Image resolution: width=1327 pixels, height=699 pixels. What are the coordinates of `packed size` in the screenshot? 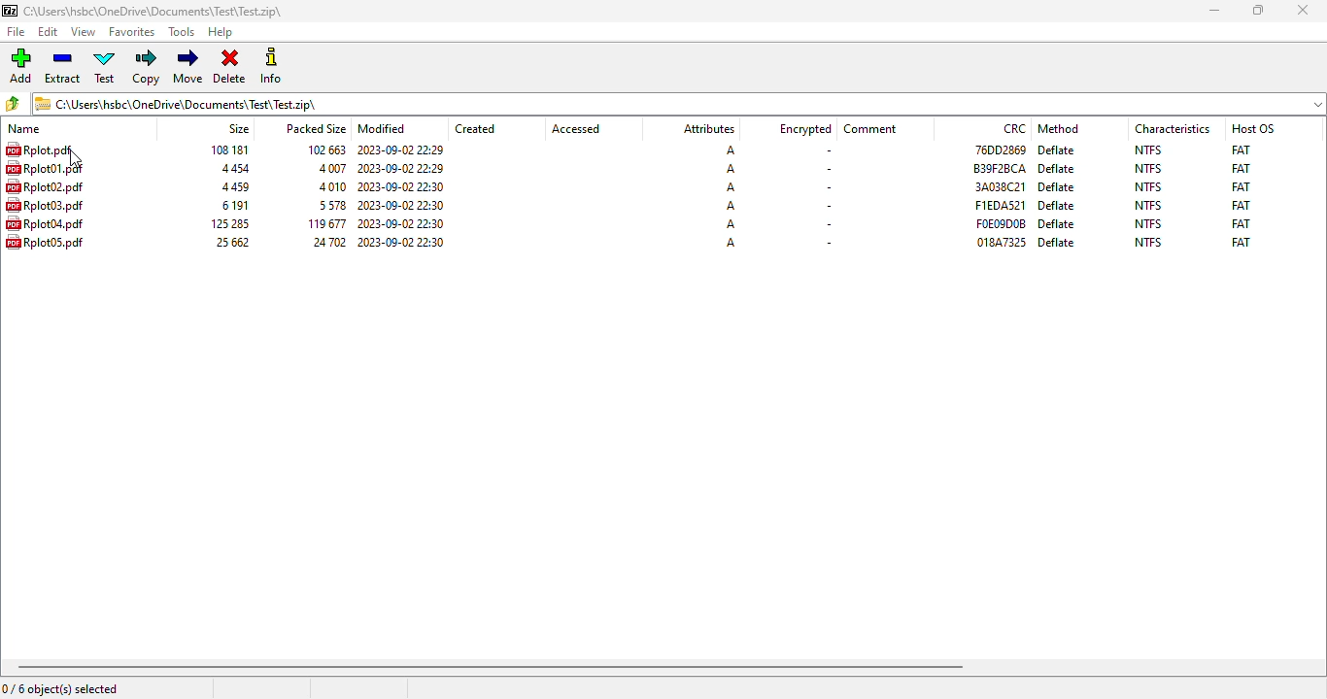 It's located at (323, 149).